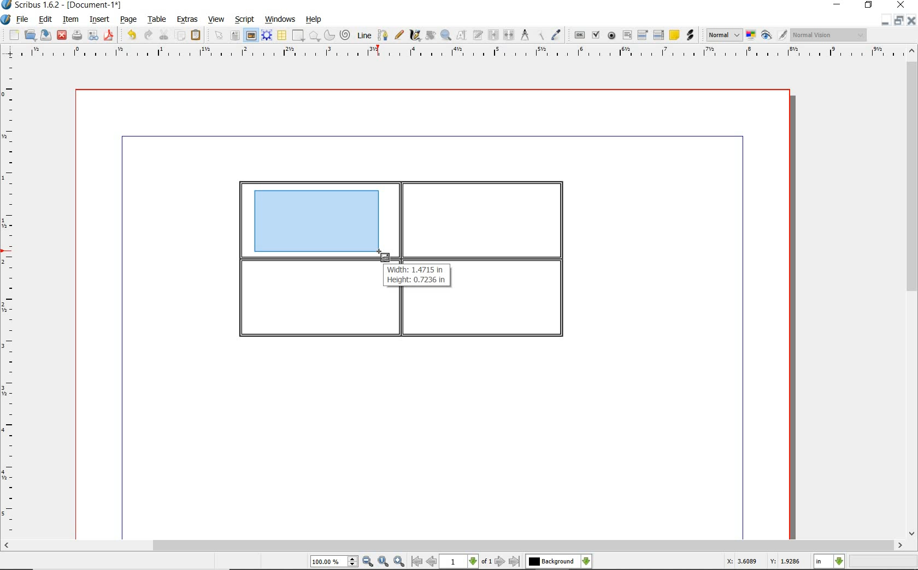 The image size is (918, 570). What do you see at coordinates (556, 35) in the screenshot?
I see `eye dropper` at bounding box center [556, 35].